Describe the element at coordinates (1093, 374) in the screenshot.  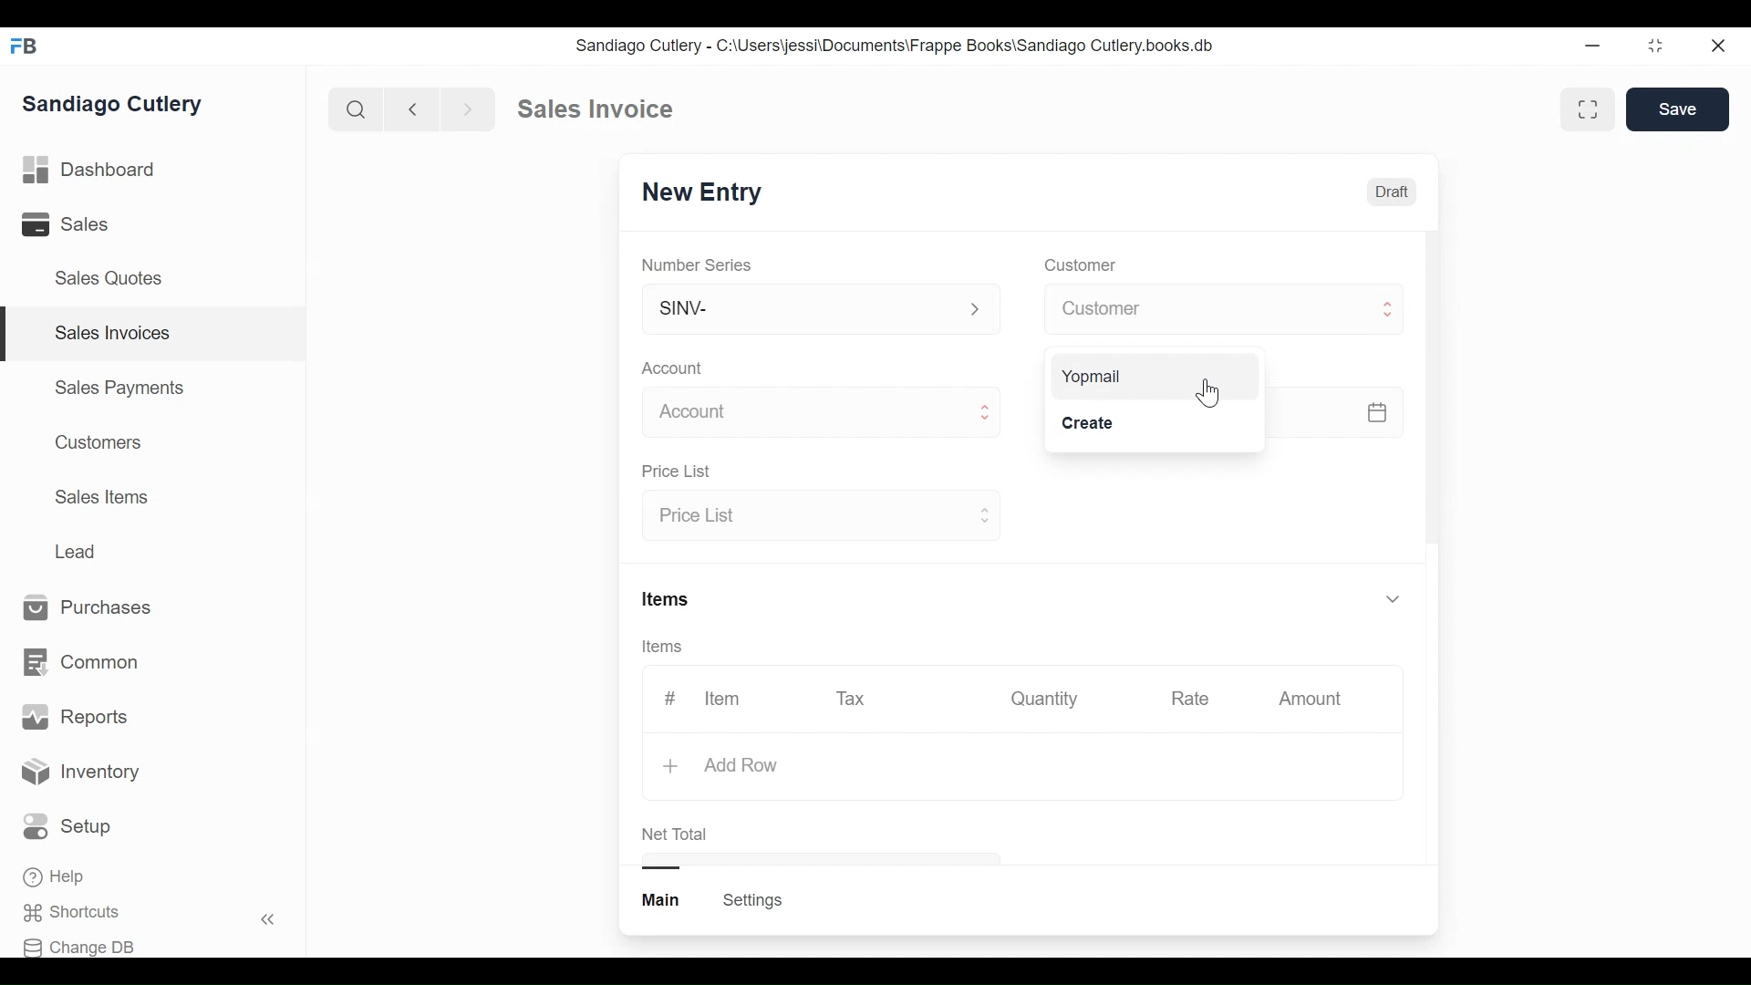
I see `Yopmail` at that location.